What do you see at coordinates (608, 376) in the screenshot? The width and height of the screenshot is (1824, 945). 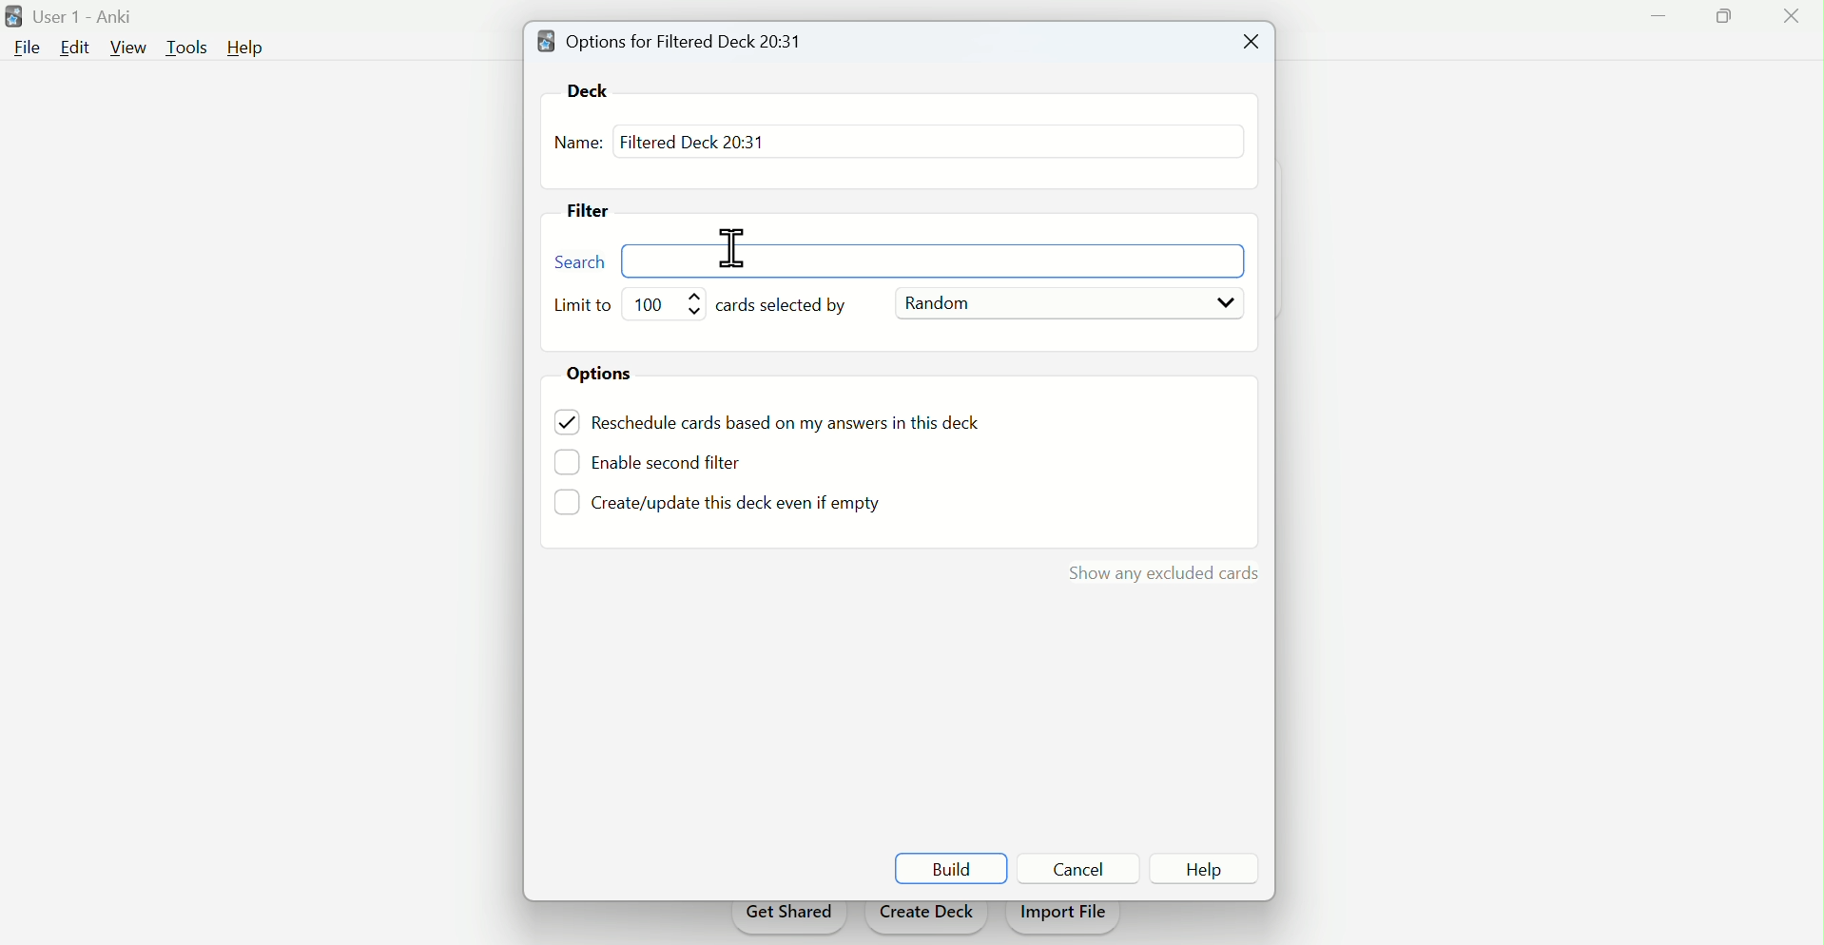 I see `Options` at bounding box center [608, 376].